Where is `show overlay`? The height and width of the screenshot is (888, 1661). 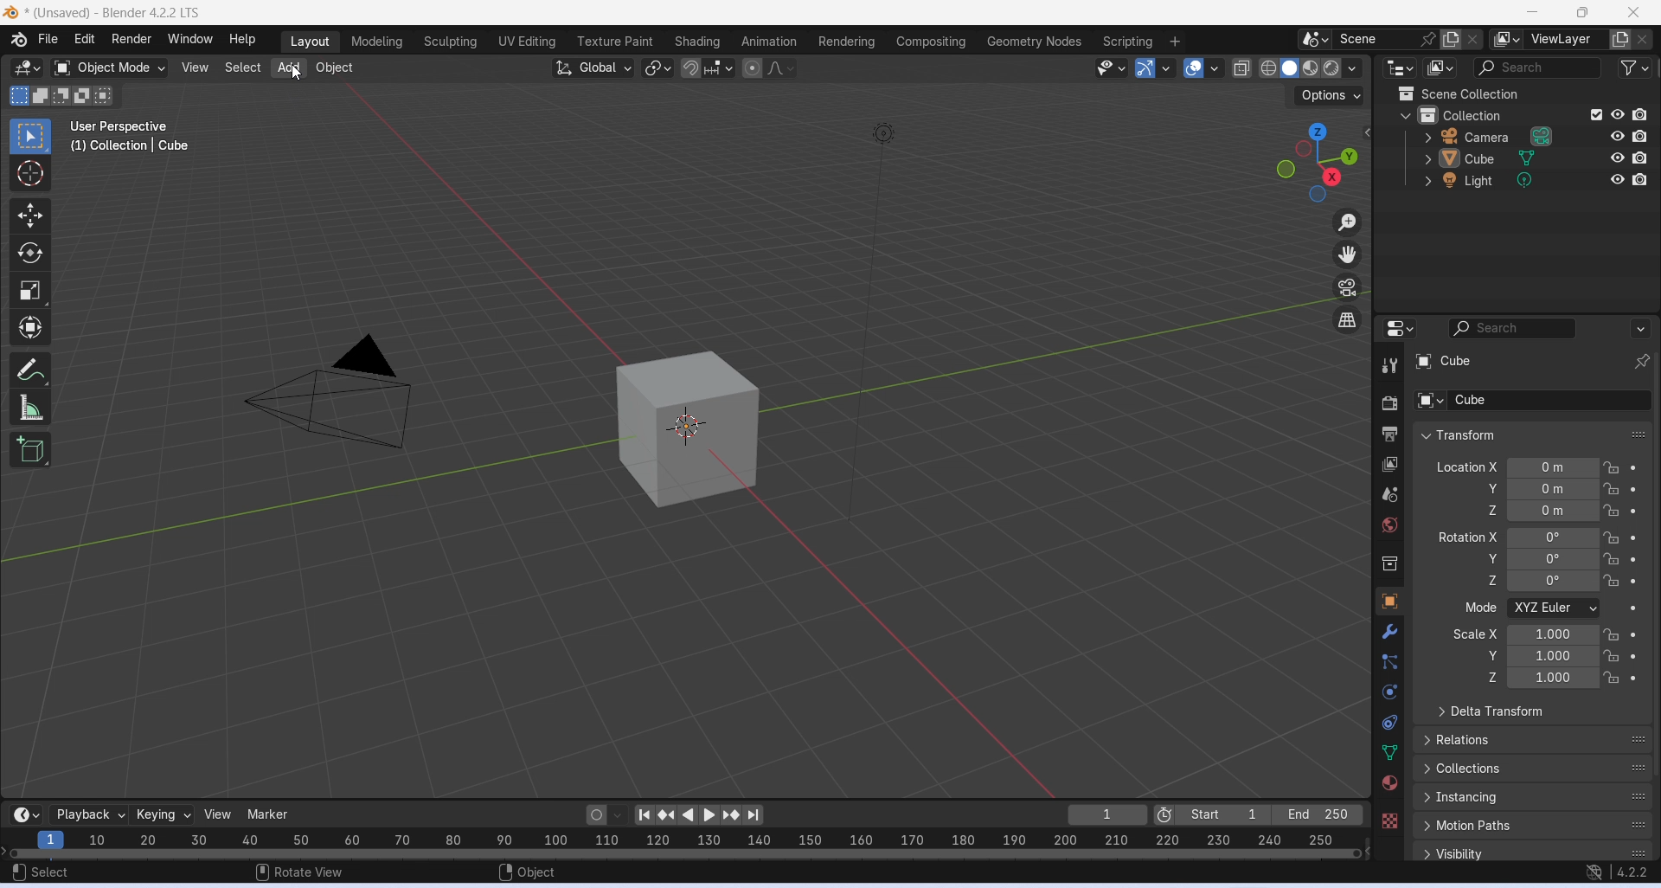
show overlay is located at coordinates (1193, 67).